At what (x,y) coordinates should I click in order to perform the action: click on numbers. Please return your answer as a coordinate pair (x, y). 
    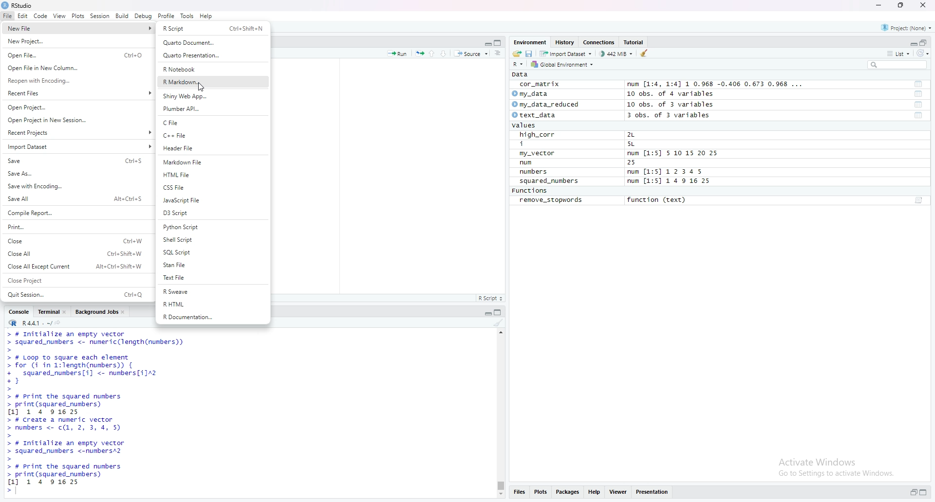
    Looking at the image, I should click on (536, 172).